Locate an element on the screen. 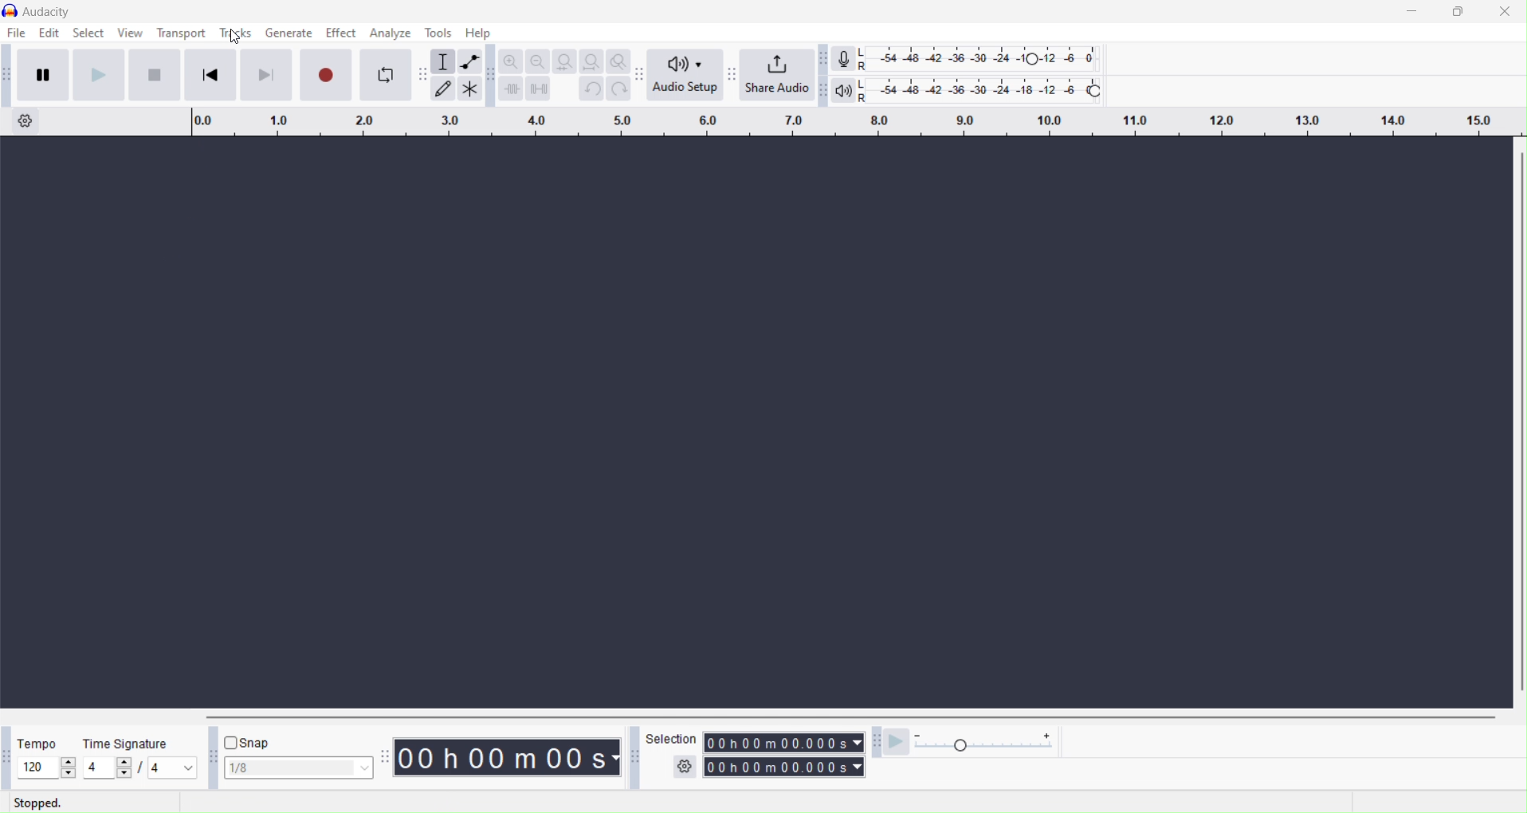 The height and width of the screenshot is (813, 1527). Skip to end is located at coordinates (269, 73).